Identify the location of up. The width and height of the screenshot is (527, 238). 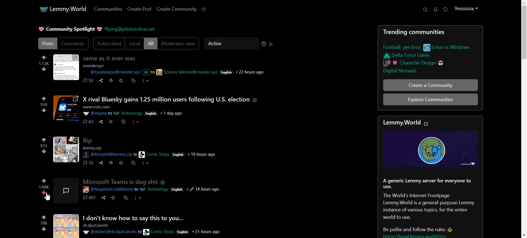
(44, 99).